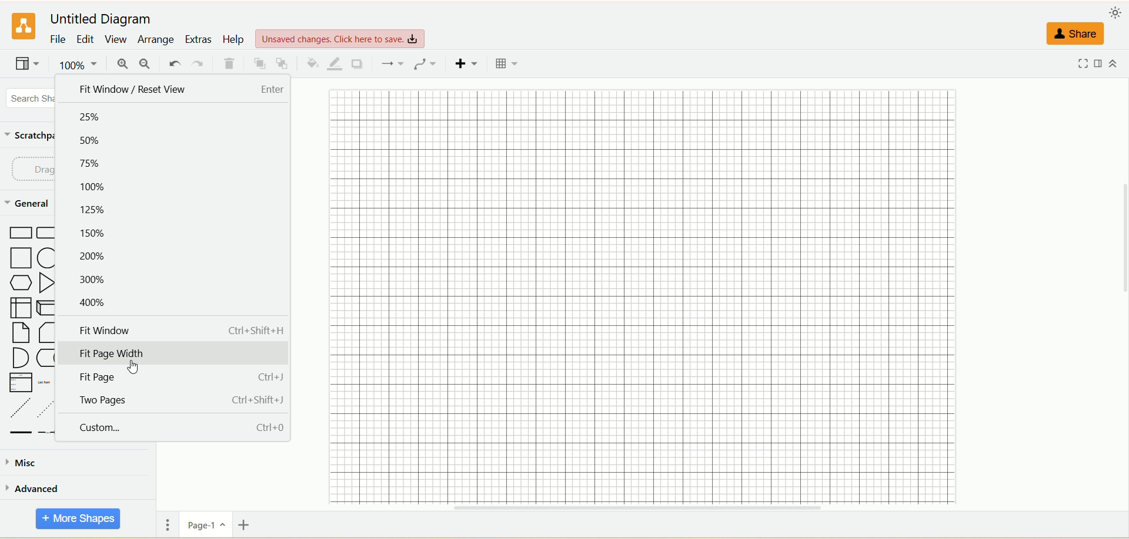 The image size is (1129, 539). What do you see at coordinates (19, 382) in the screenshot?
I see `list` at bounding box center [19, 382].